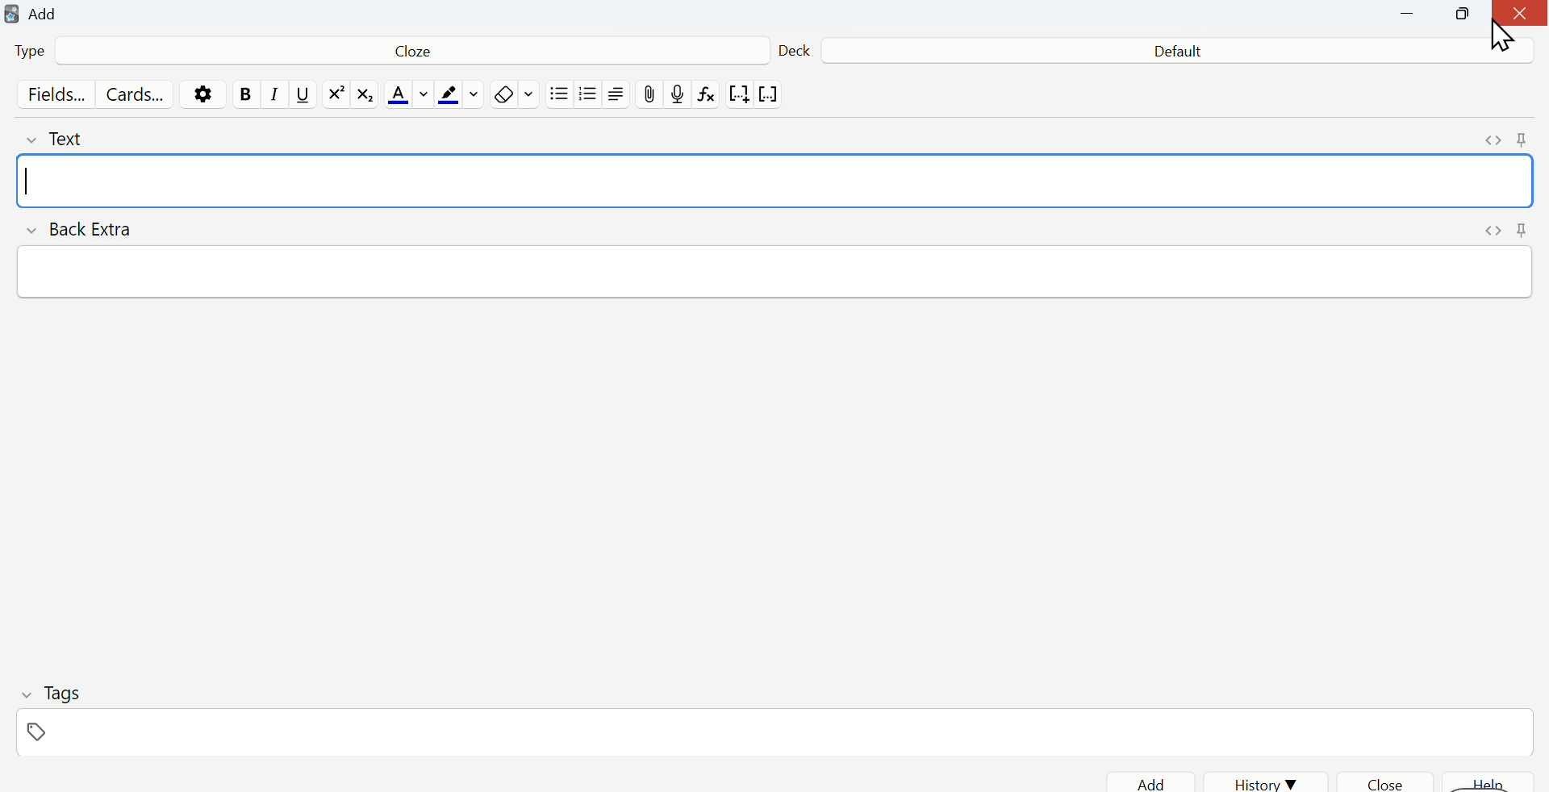 This screenshot has height=792, width=1549. I want to click on exponential, so click(336, 95).